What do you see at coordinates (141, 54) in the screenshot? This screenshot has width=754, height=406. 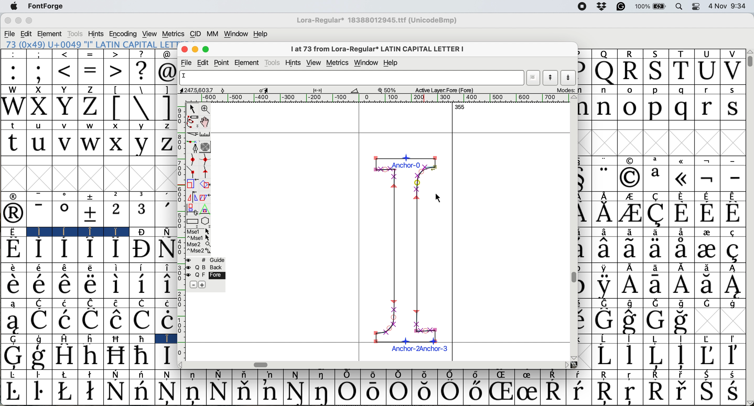 I see `?` at bounding box center [141, 54].